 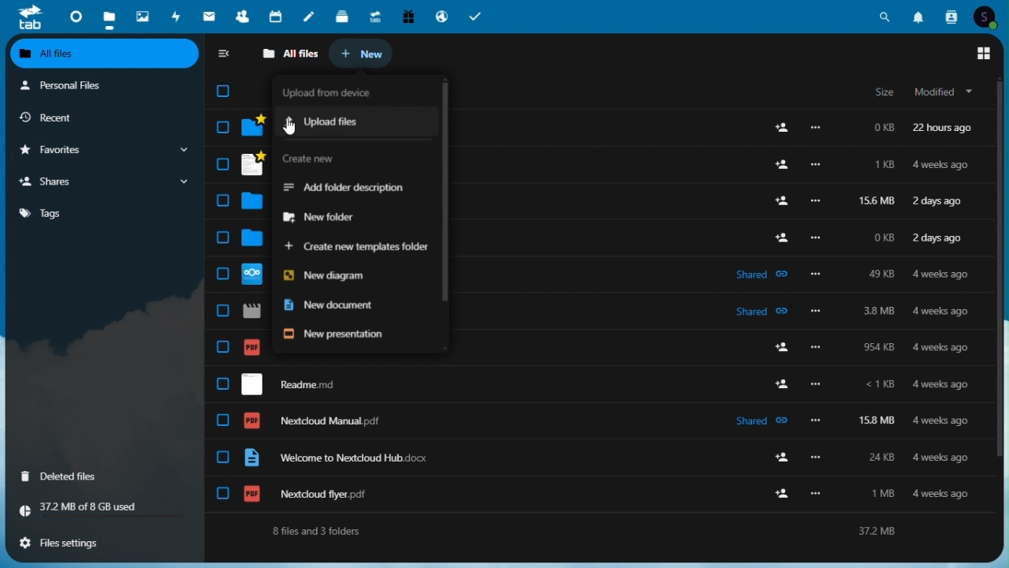 What do you see at coordinates (782, 383) in the screenshot?
I see `add user` at bounding box center [782, 383].